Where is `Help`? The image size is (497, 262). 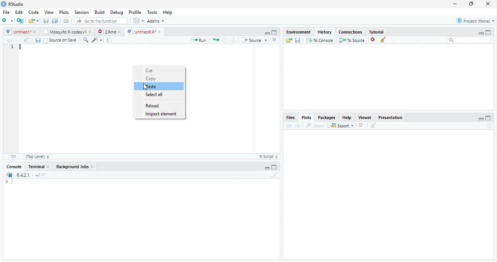 Help is located at coordinates (167, 13).